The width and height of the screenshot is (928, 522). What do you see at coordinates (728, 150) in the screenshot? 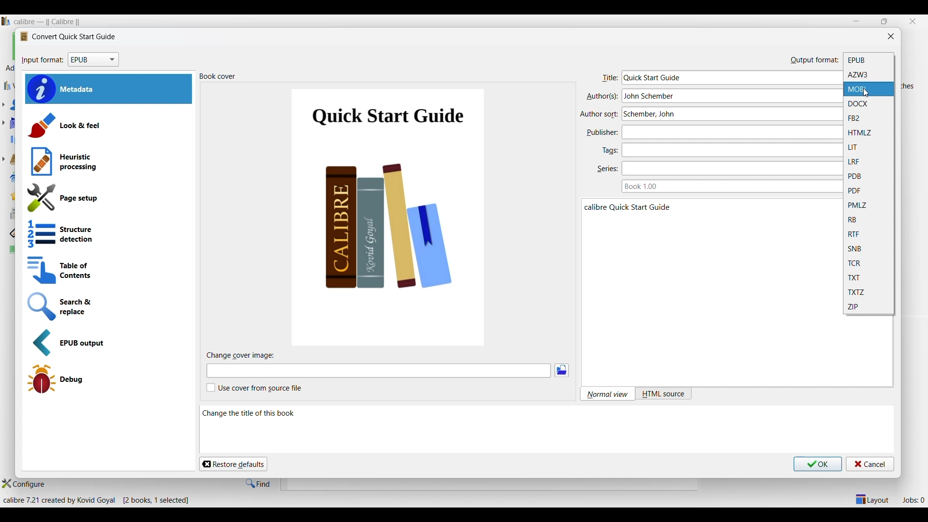
I see `Type in tags` at bounding box center [728, 150].